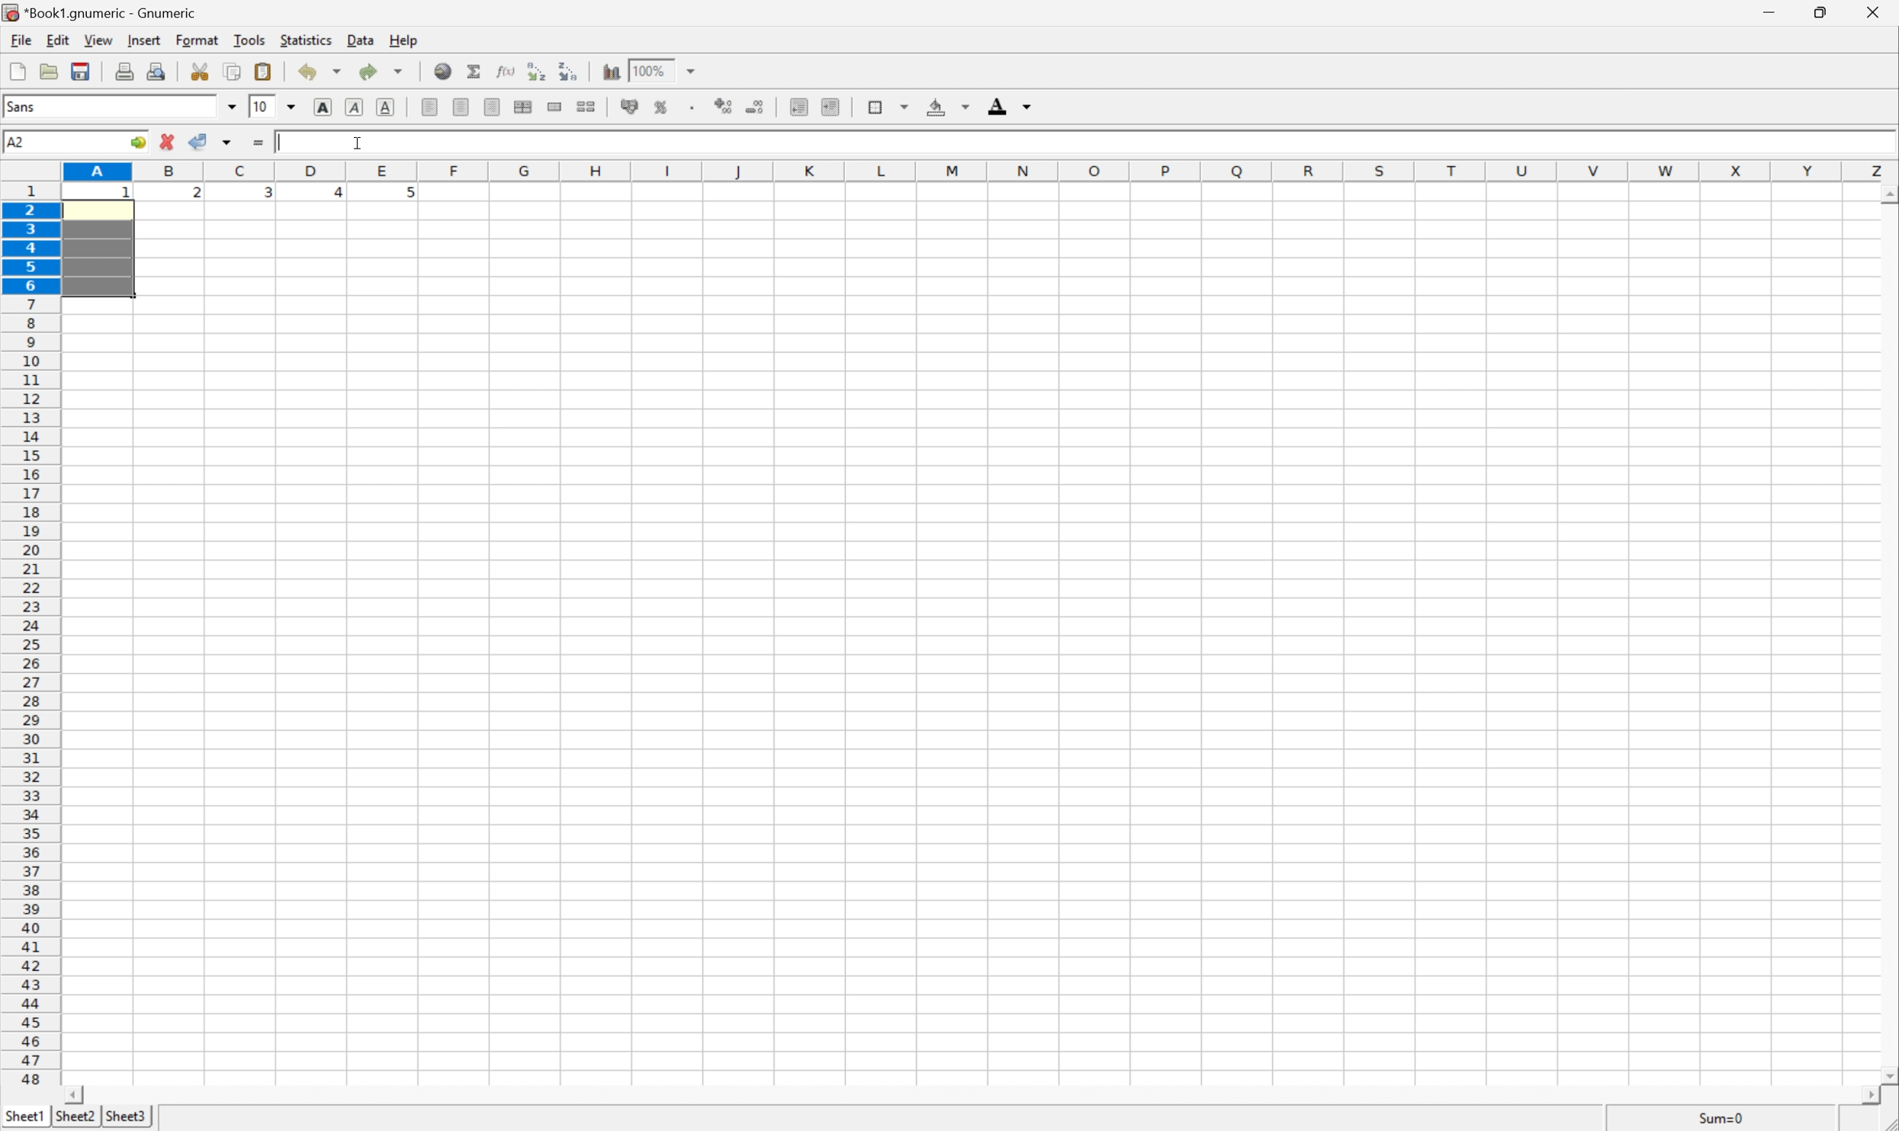 This screenshot has height=1131, width=1899. I want to click on foreground, so click(1013, 107).